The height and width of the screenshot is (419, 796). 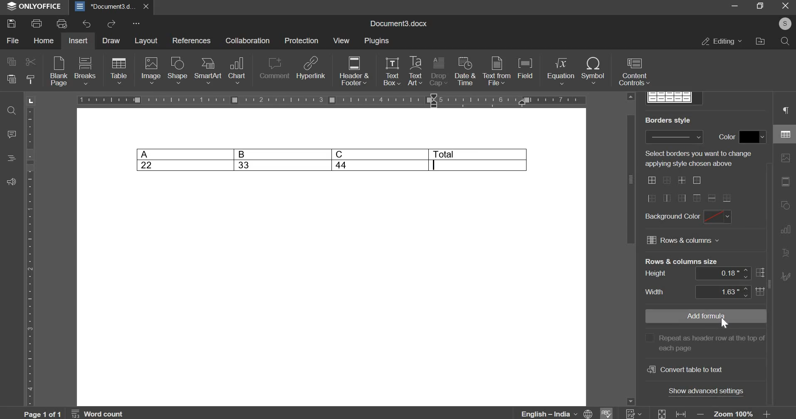 I want to click on breaks, so click(x=85, y=70).